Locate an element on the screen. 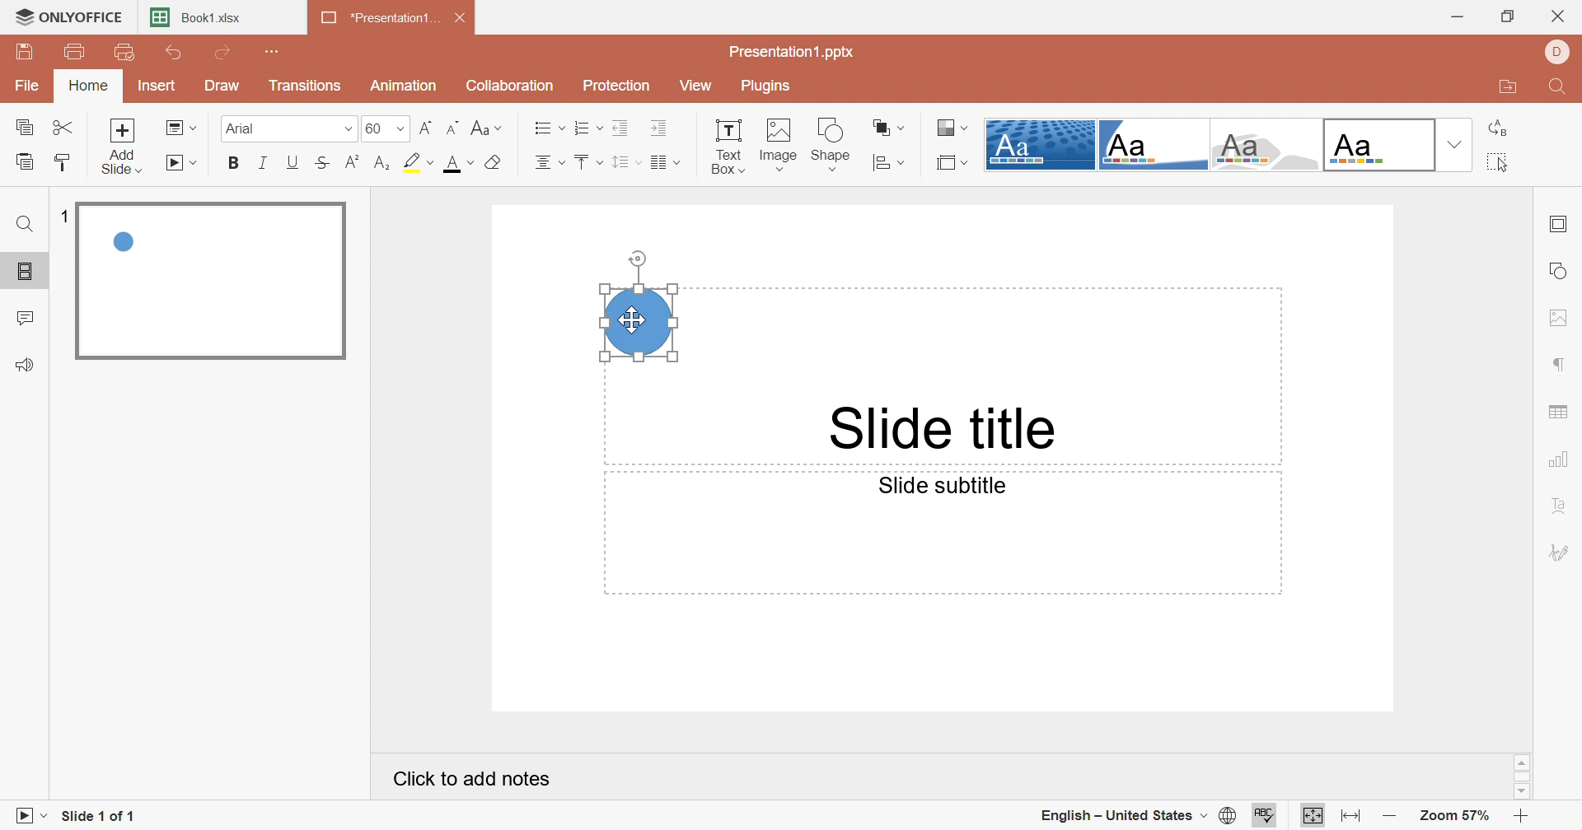 This screenshot has width=1582, height=830. Protection is located at coordinates (620, 86).